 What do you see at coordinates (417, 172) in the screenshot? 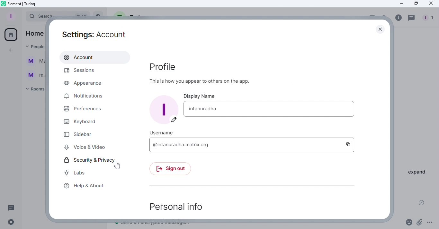
I see `Expand` at bounding box center [417, 172].